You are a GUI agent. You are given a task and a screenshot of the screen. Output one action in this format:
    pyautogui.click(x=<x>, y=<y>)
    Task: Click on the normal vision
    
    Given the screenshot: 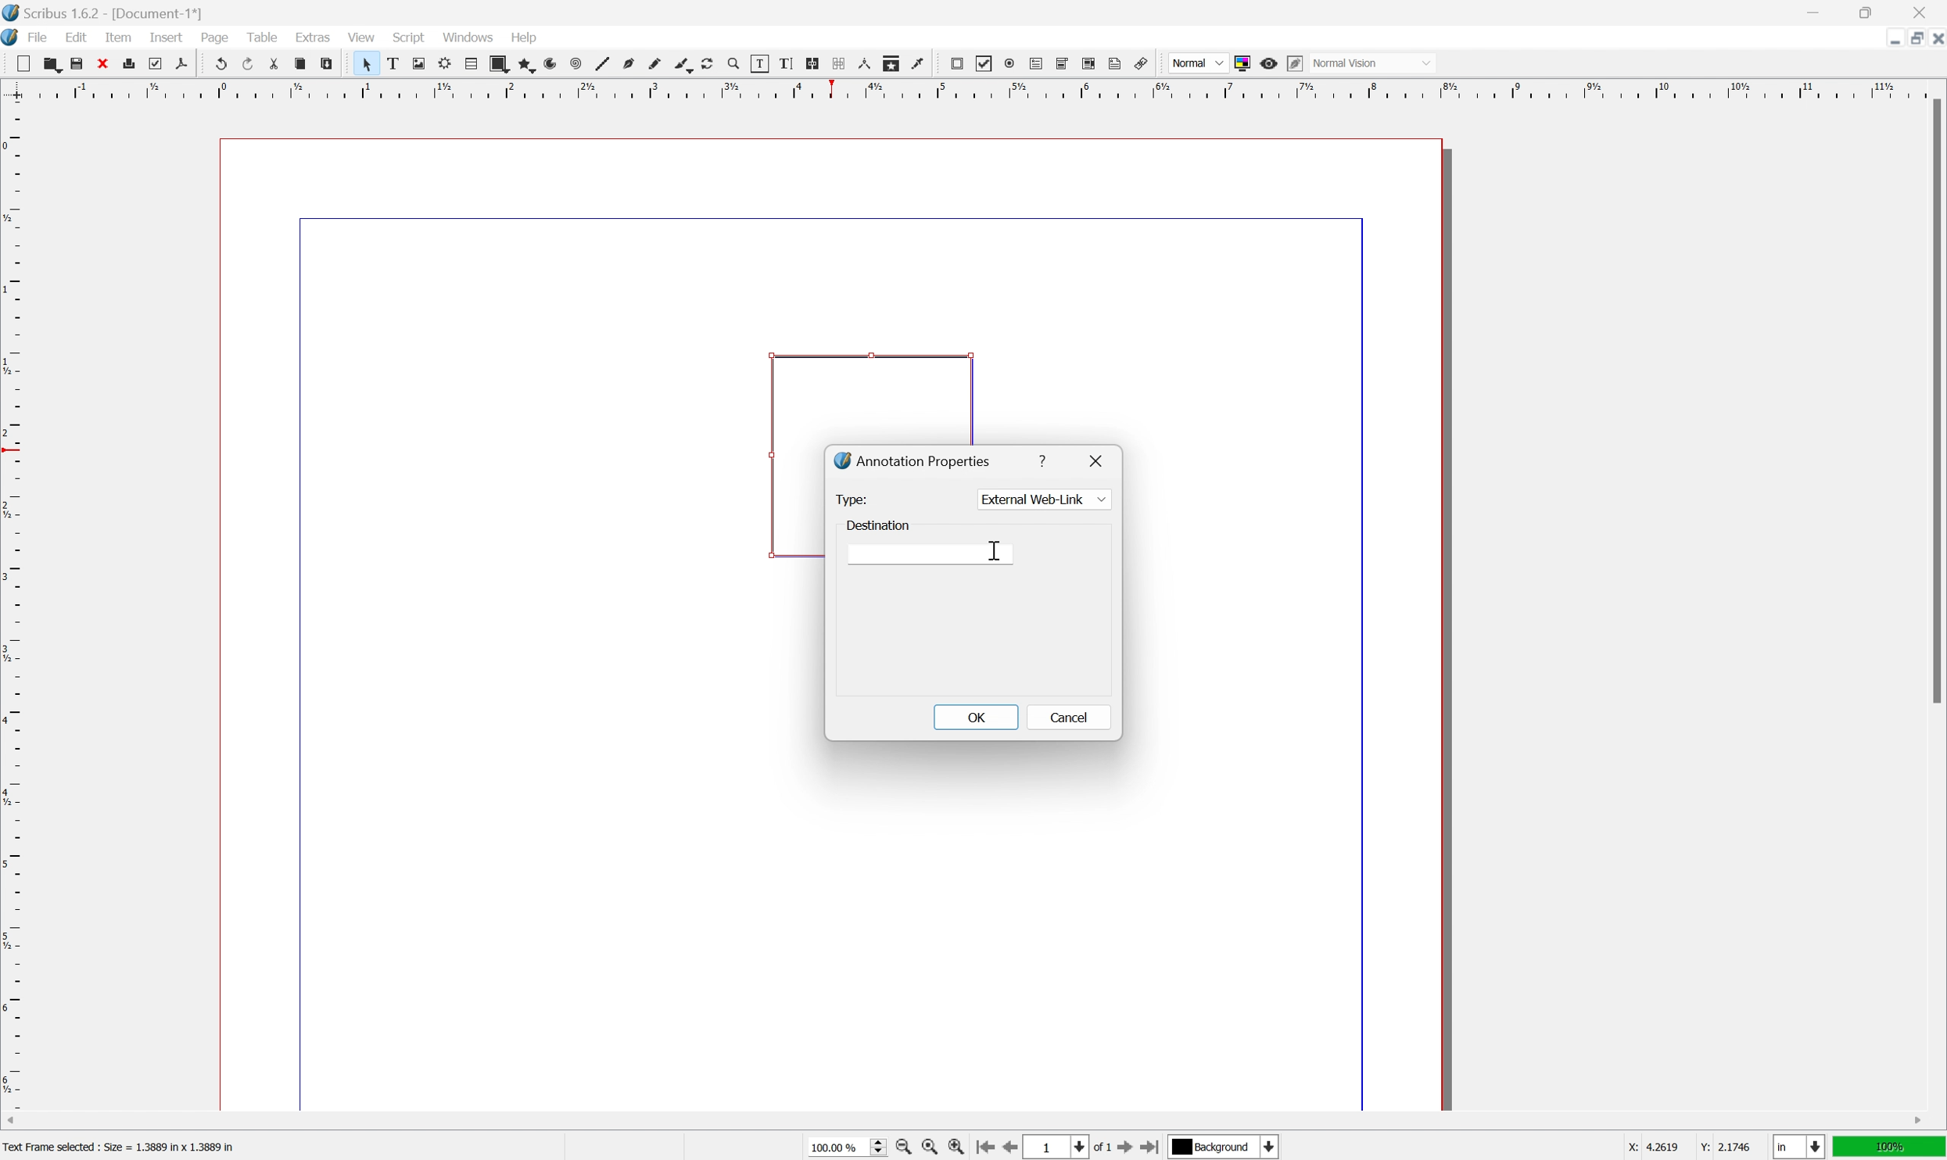 What is the action you would take?
    pyautogui.click(x=1372, y=63)
    